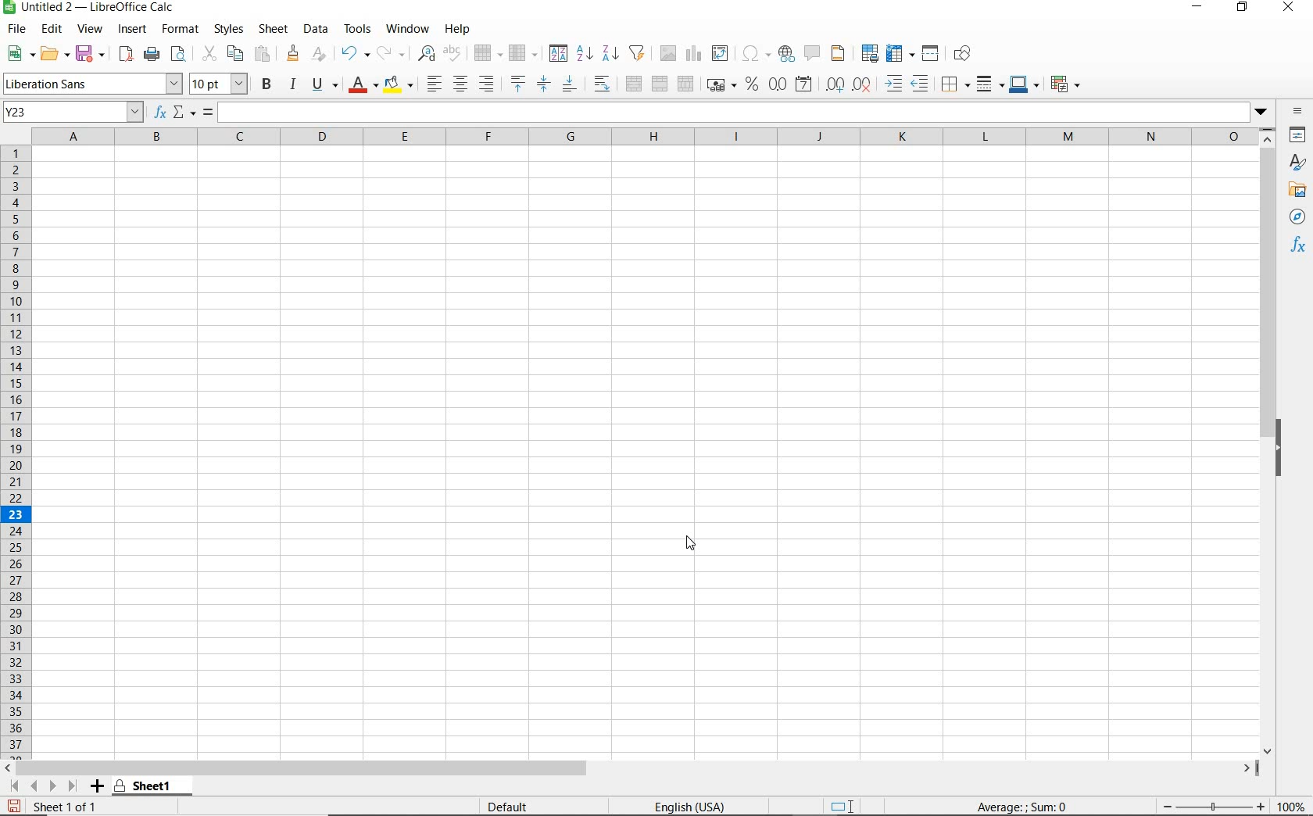 The height and width of the screenshot is (816, 1313). What do you see at coordinates (73, 113) in the screenshot?
I see `NAME BOX` at bounding box center [73, 113].